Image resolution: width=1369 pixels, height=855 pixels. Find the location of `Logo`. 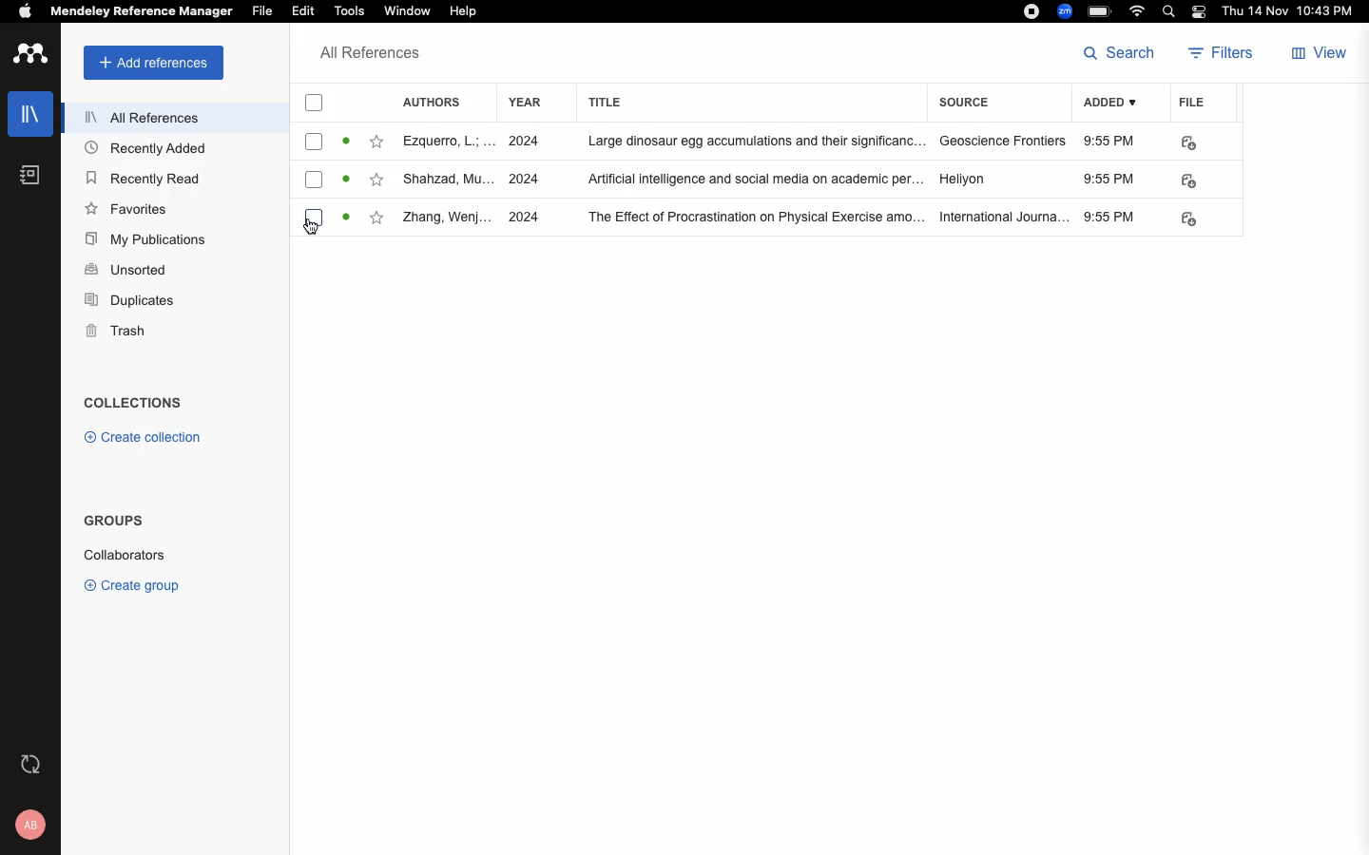

Logo is located at coordinates (30, 55).